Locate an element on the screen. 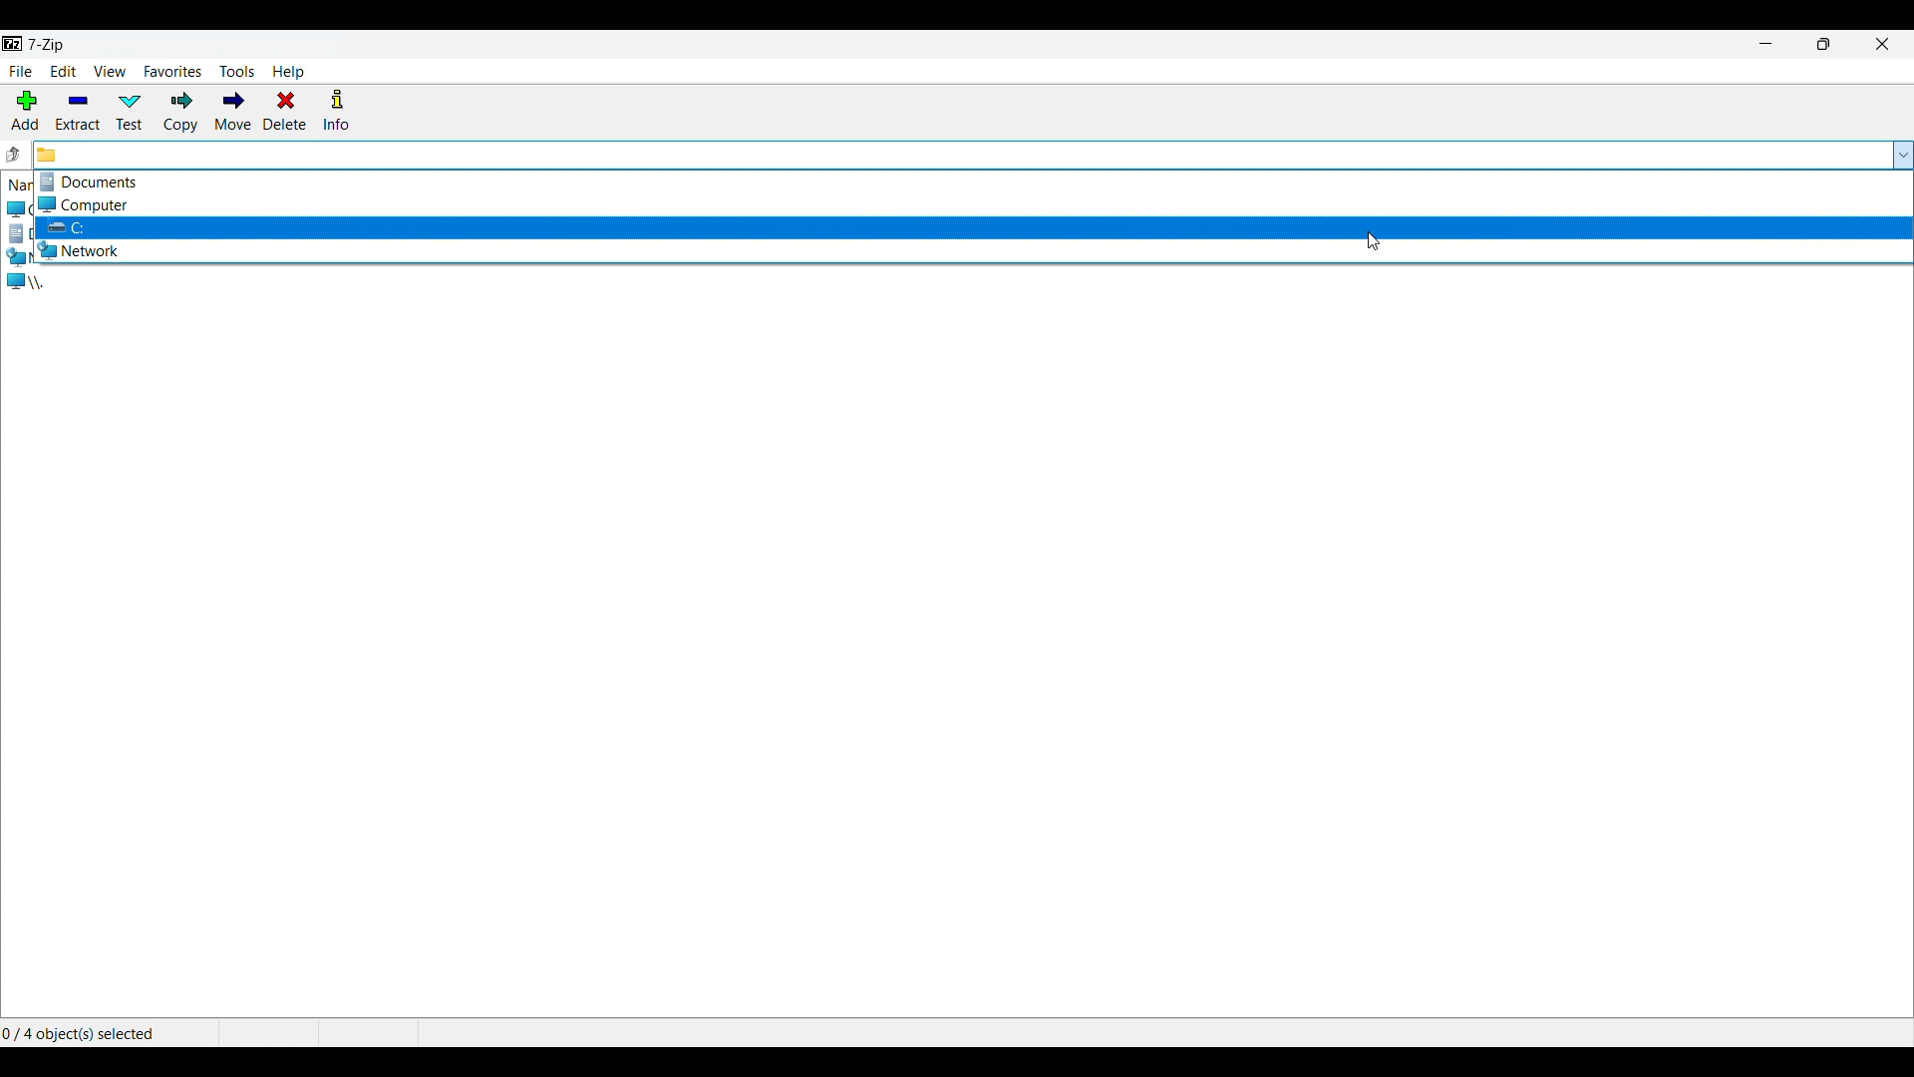  Favorites menu is located at coordinates (172, 71).